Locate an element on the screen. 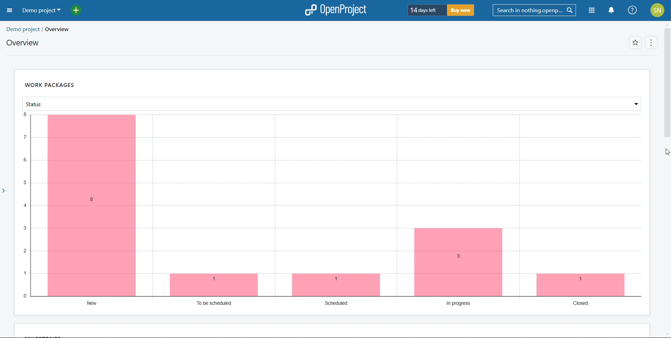 This screenshot has height=338, width=671. chart is located at coordinates (332, 209).